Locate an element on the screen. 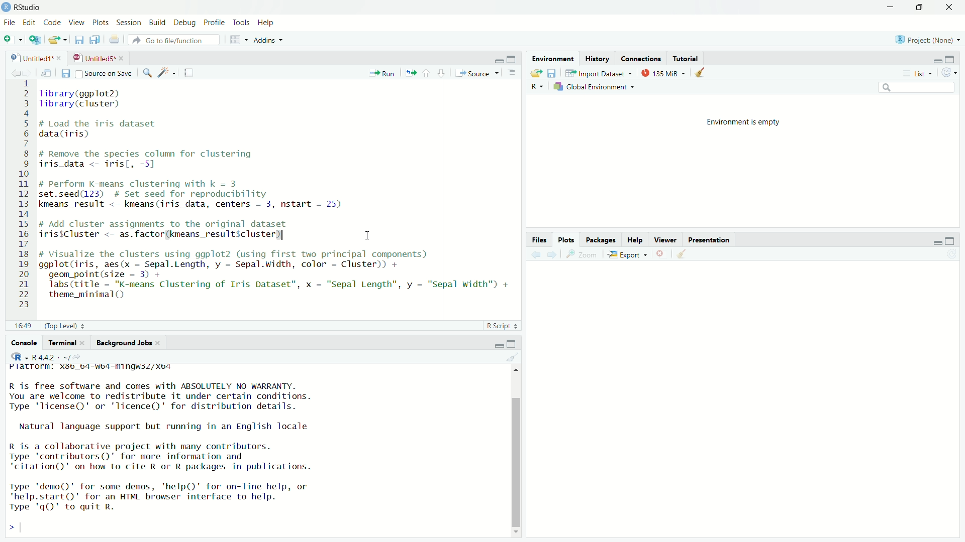 This screenshot has height=542, width=965. minimize is located at coordinates (888, 7).